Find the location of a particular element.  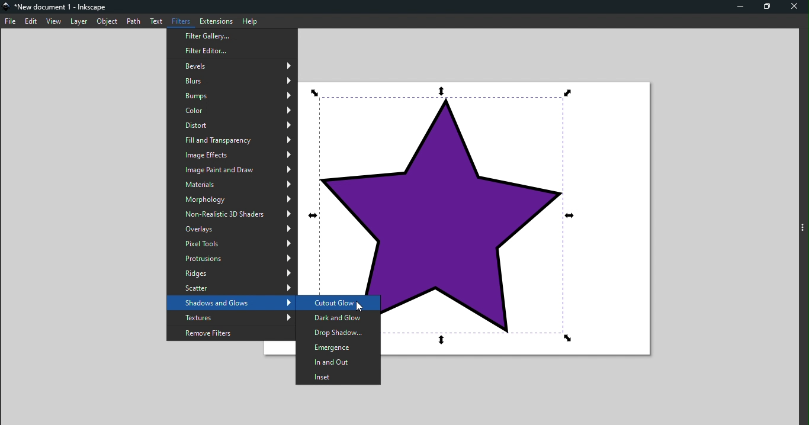

Textures is located at coordinates (232, 318).